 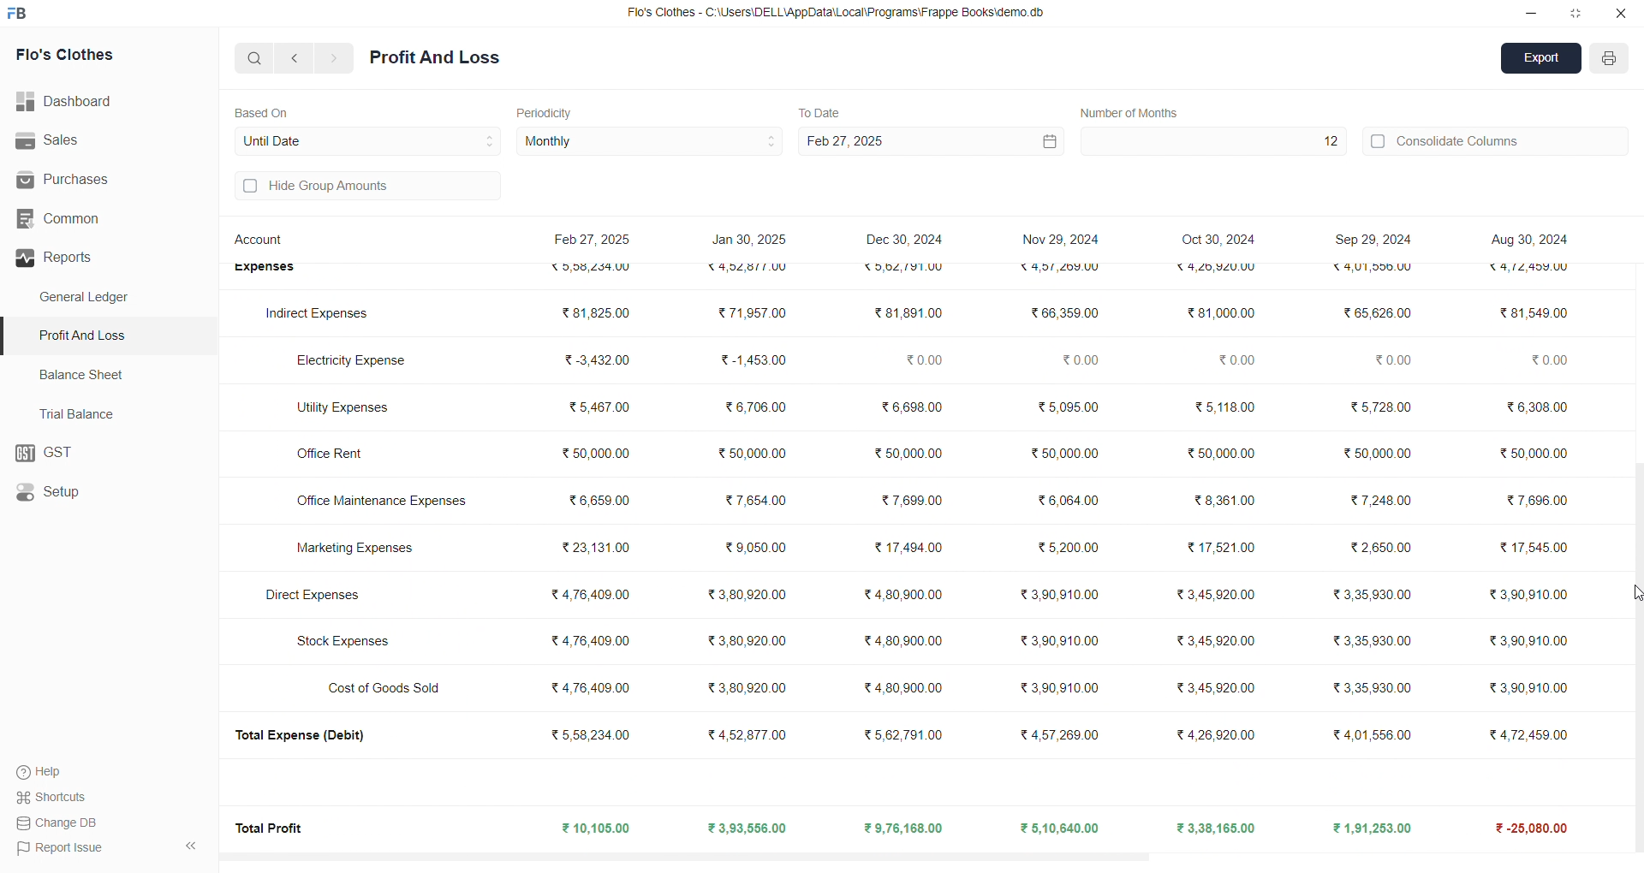 What do you see at coordinates (1224, 548) in the screenshot?
I see `₹1752100` at bounding box center [1224, 548].